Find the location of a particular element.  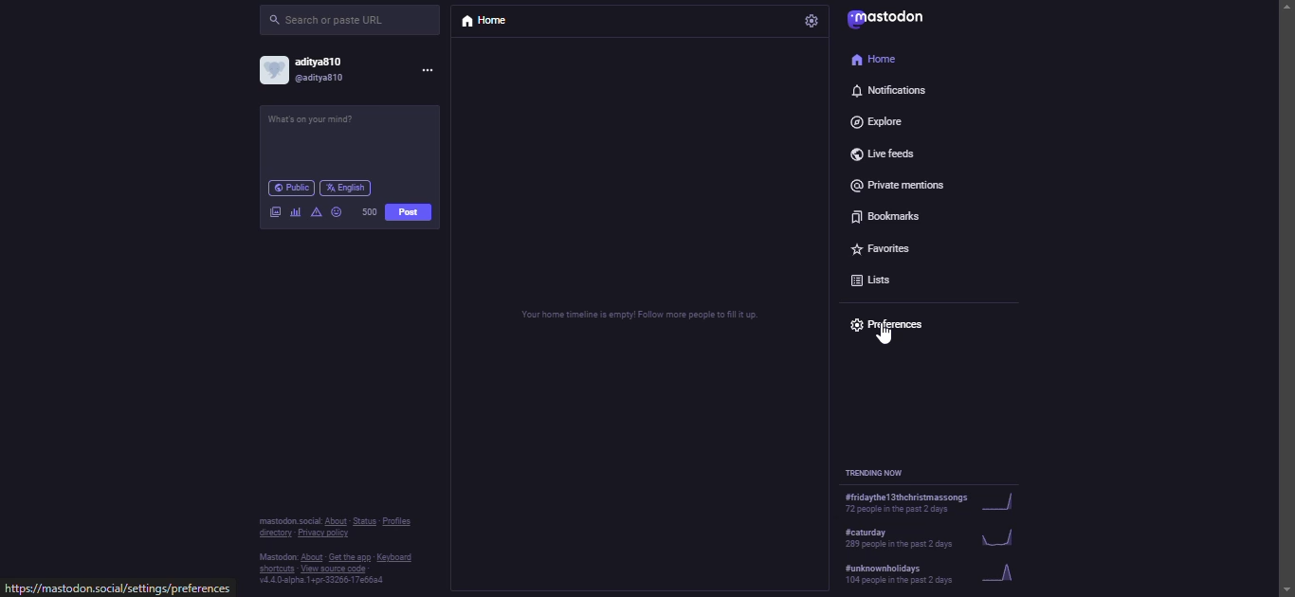

advanced is located at coordinates (316, 211).